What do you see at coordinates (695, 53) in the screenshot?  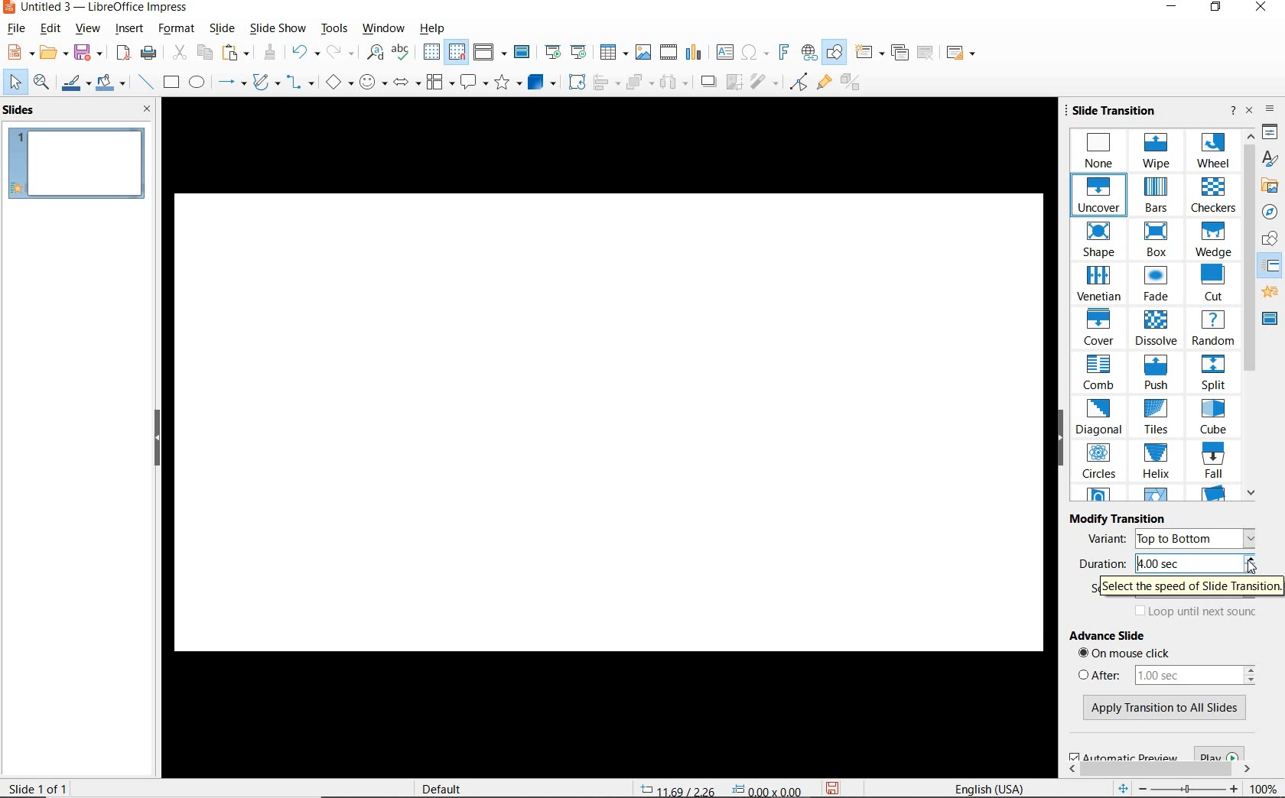 I see `INSERT CHART` at bounding box center [695, 53].